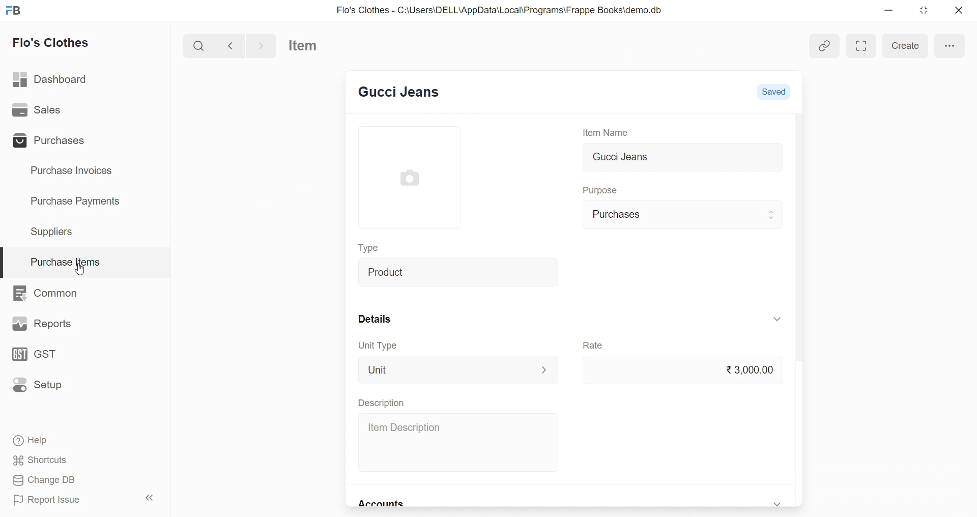 The image size is (977, 517). Describe the element at coordinates (80, 439) in the screenshot. I see `Help` at that location.